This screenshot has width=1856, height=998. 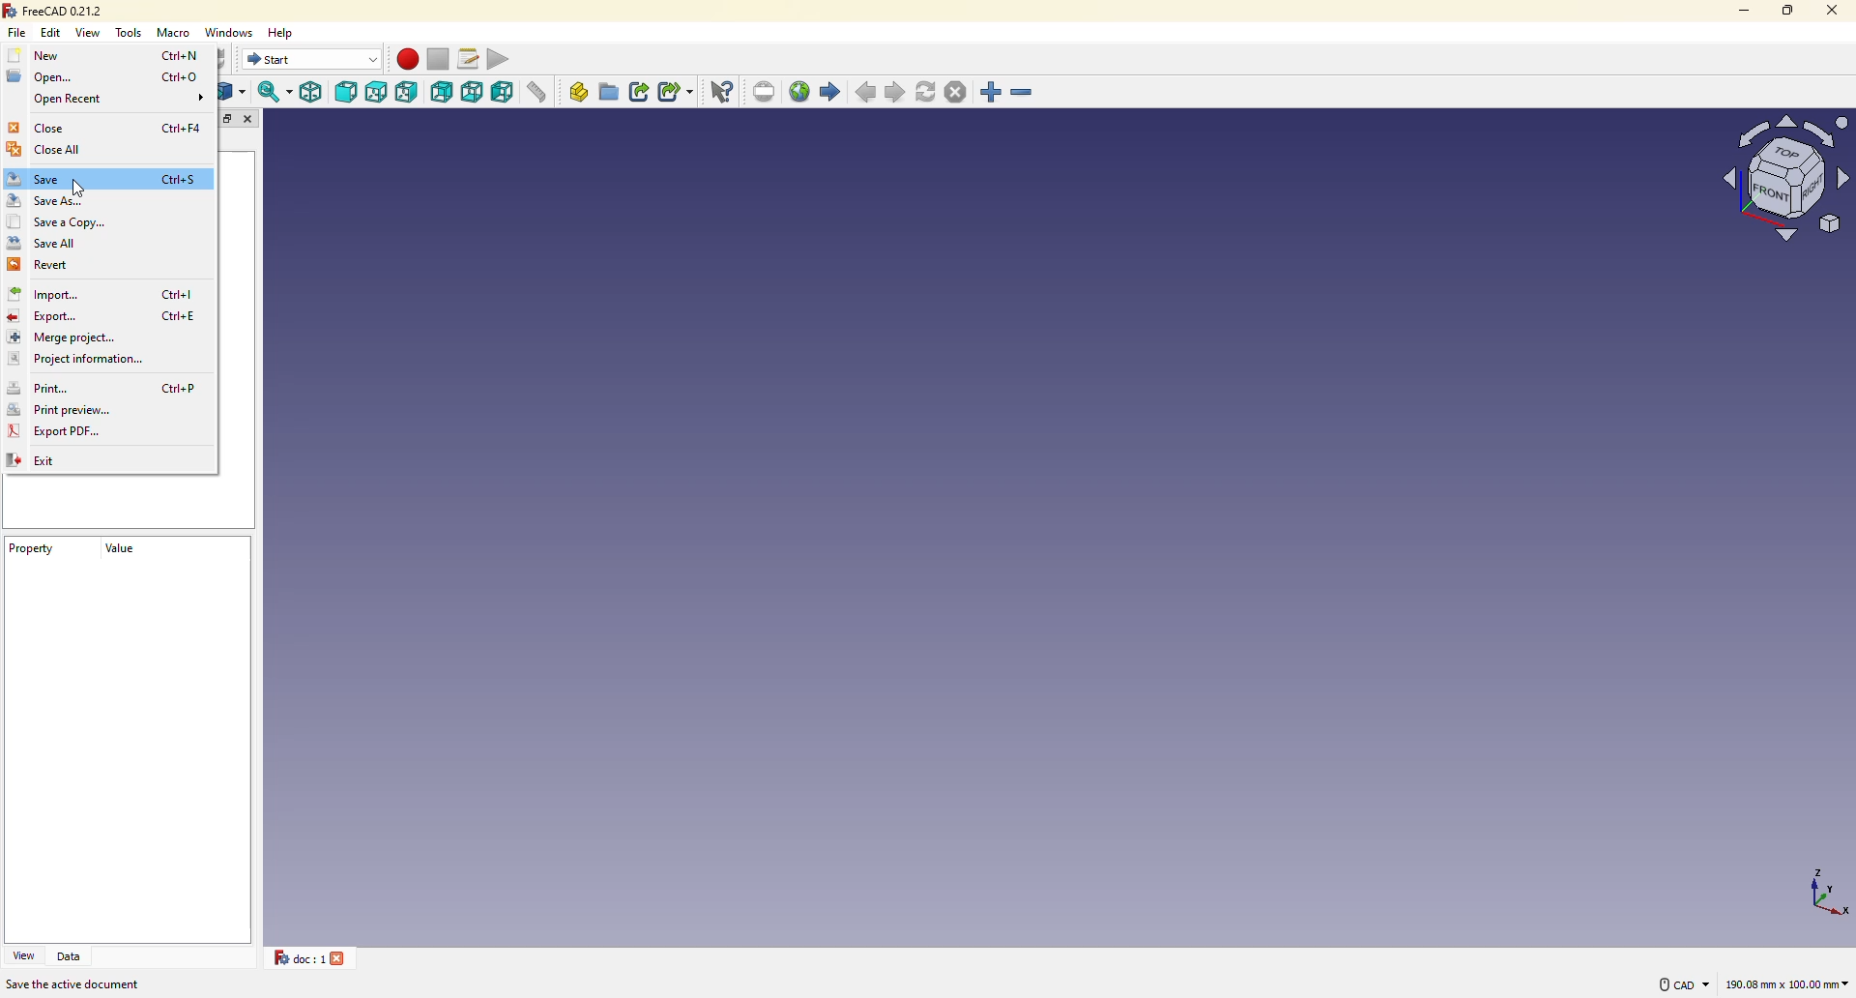 I want to click on macro, so click(x=177, y=34).